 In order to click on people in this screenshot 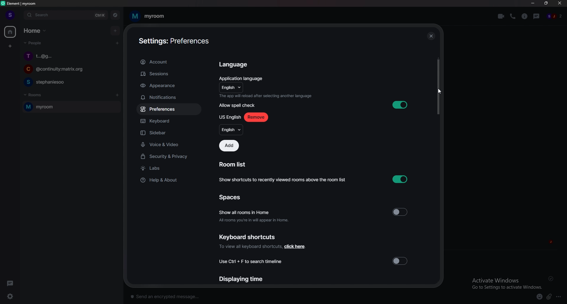, I will do `click(555, 17)`.